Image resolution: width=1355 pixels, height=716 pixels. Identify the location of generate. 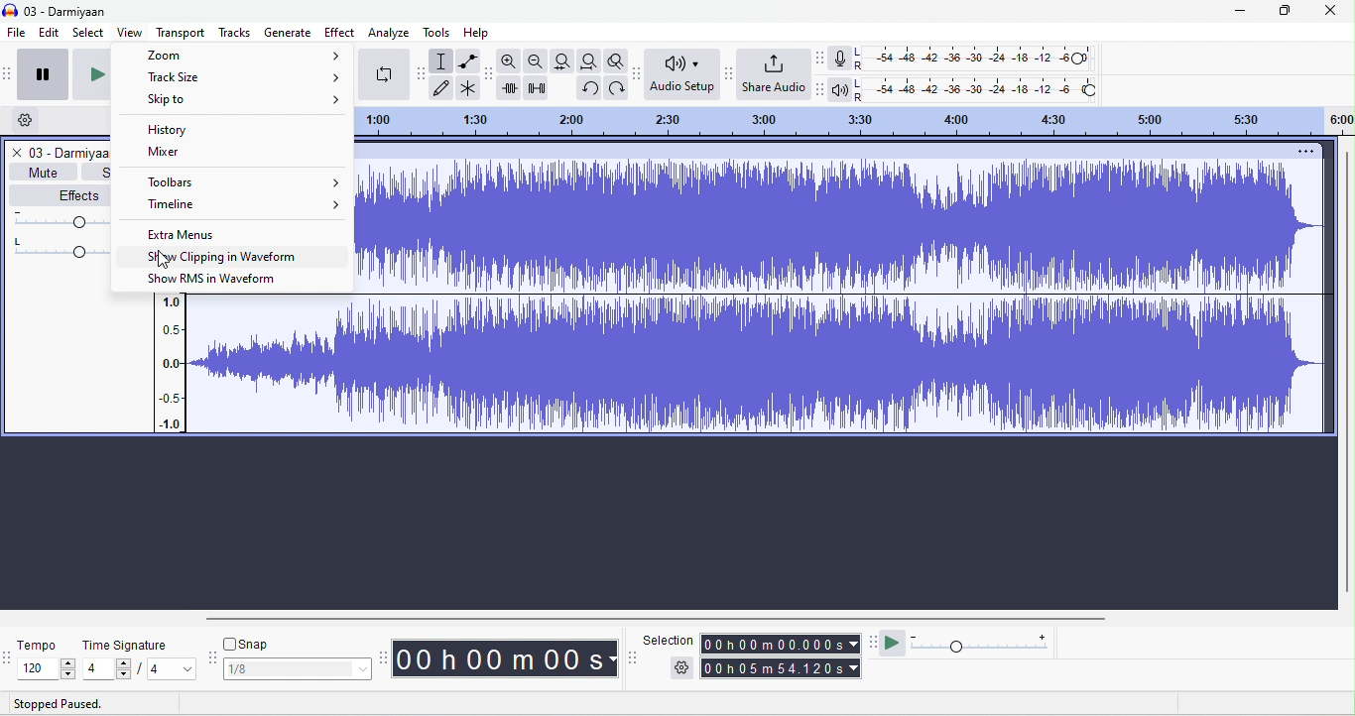
(288, 31).